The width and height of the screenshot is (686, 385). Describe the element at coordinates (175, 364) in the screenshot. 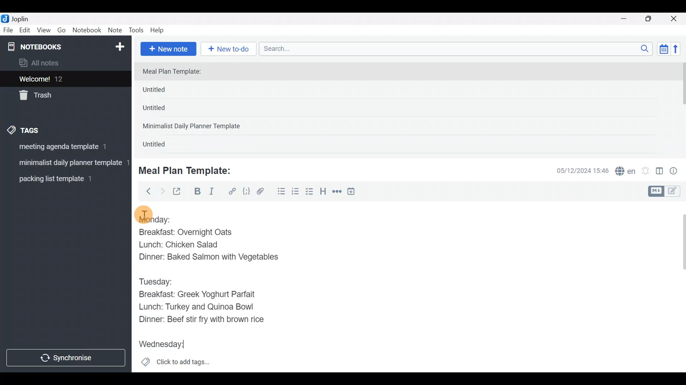

I see `Click to add tags` at that location.